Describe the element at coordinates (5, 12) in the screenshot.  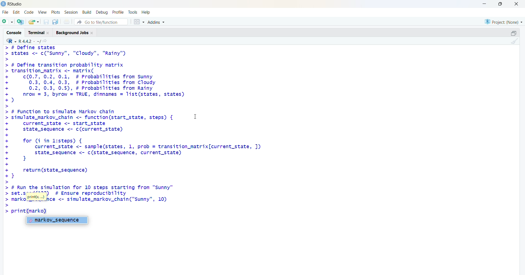
I see `file` at that location.